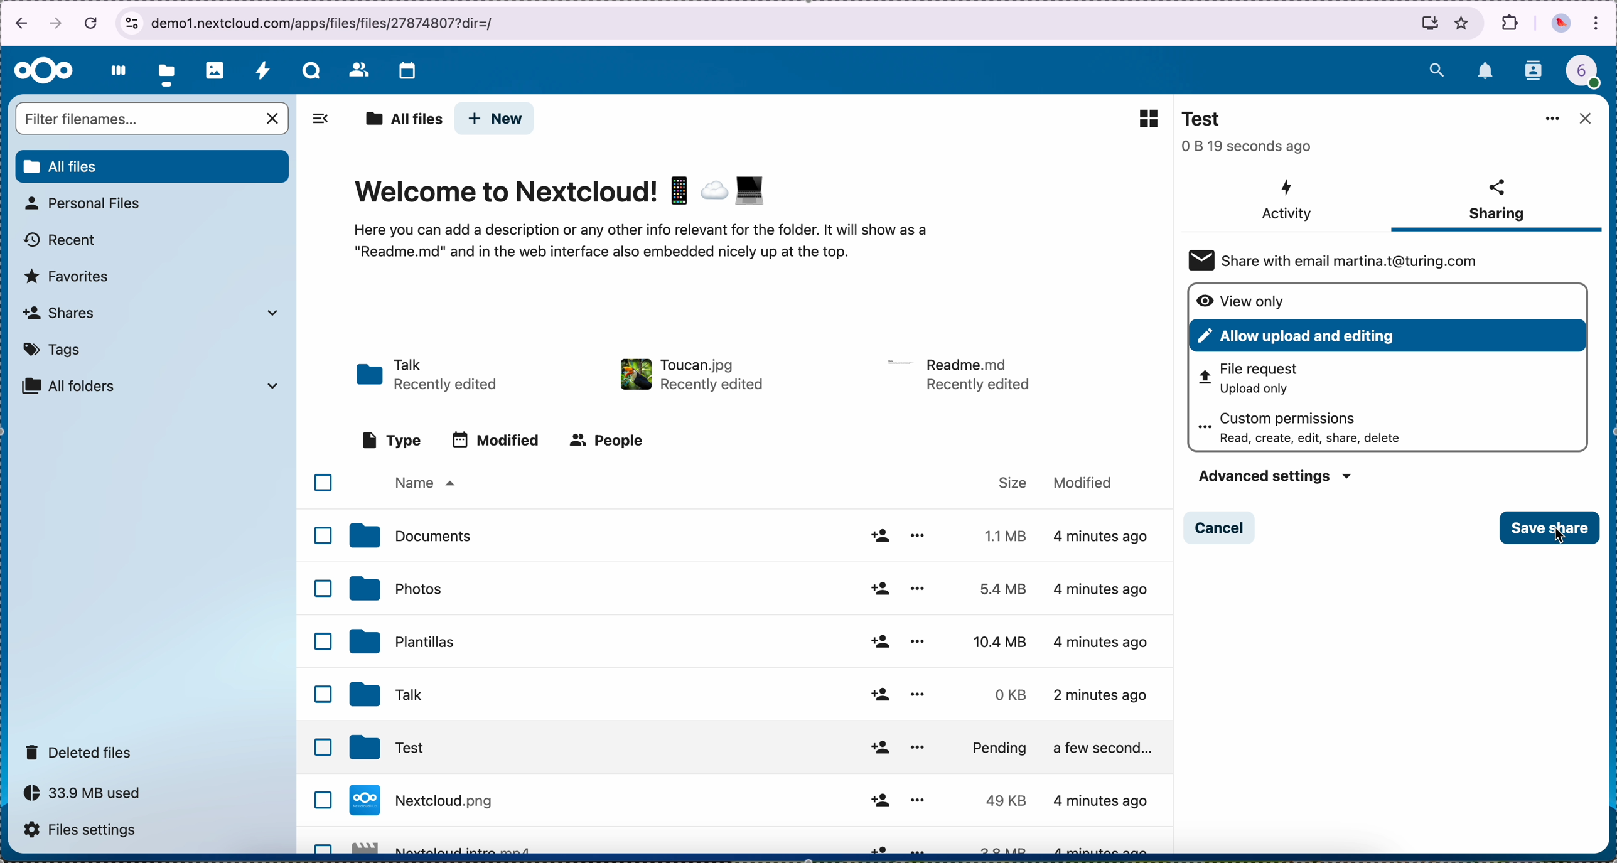  What do you see at coordinates (690, 372) in the screenshot?
I see `toucan file` at bounding box center [690, 372].